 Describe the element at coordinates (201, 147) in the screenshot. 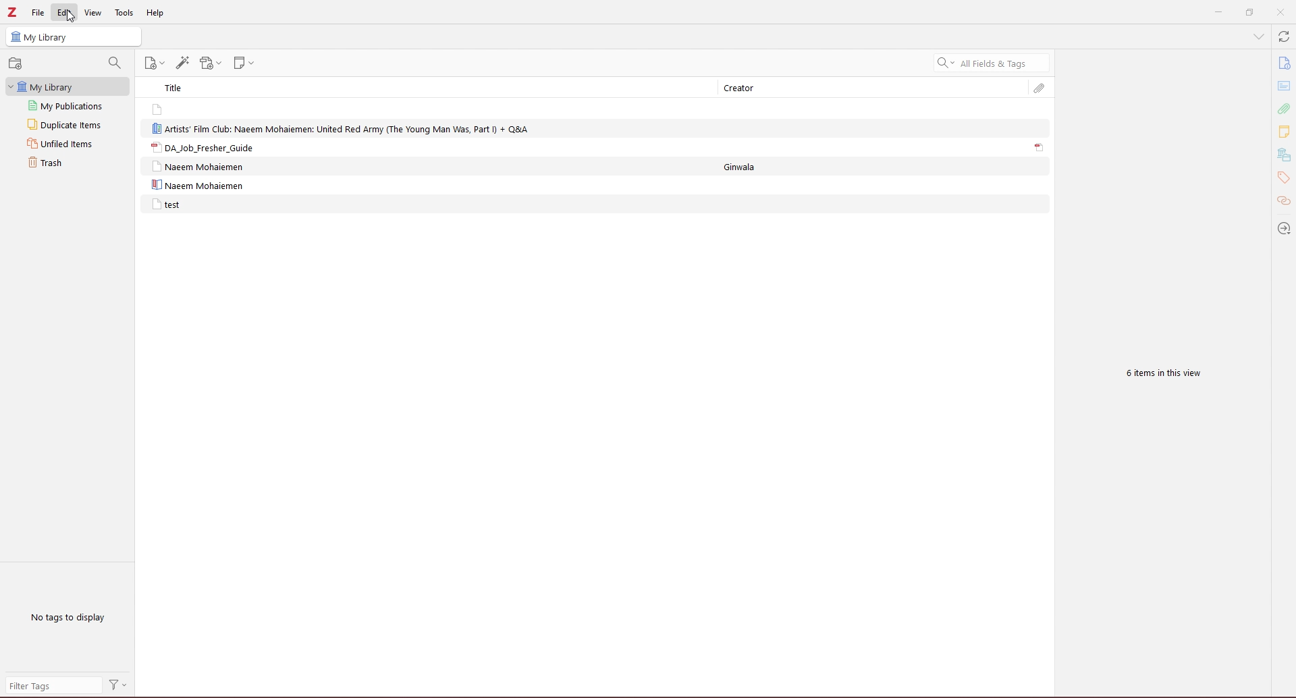

I see `DA_Job_Fresher_Guide` at that location.